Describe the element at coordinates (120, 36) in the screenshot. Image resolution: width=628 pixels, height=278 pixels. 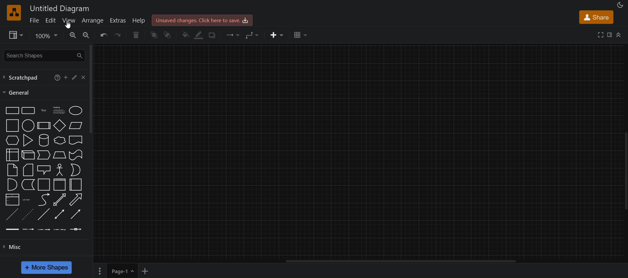
I see `redo` at that location.